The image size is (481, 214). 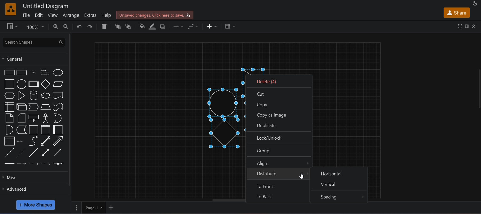 I want to click on more shapes, so click(x=36, y=205).